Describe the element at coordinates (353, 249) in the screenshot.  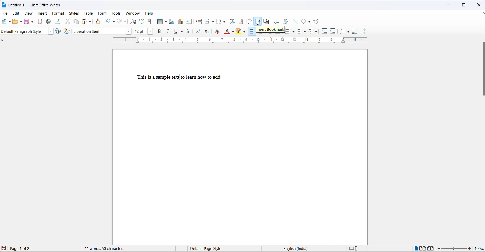
I see `standard selection` at that location.